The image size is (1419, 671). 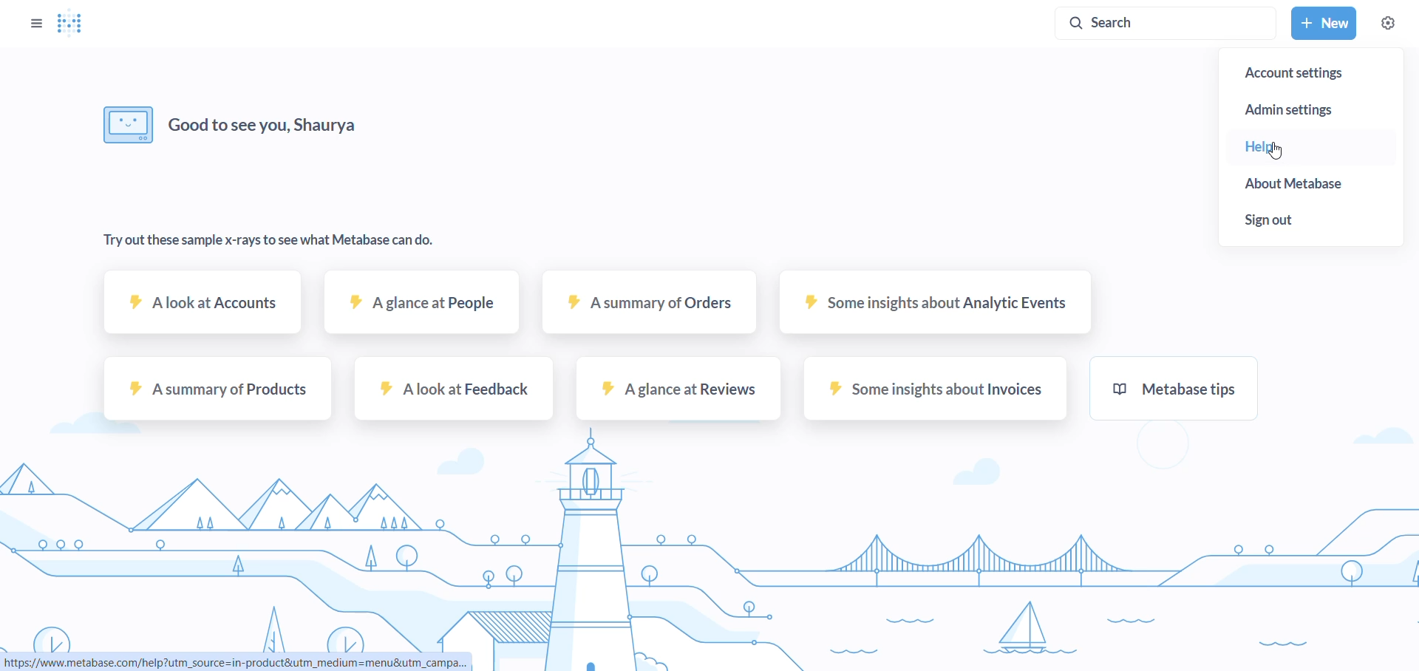 I want to click on About metabase, so click(x=1315, y=185).